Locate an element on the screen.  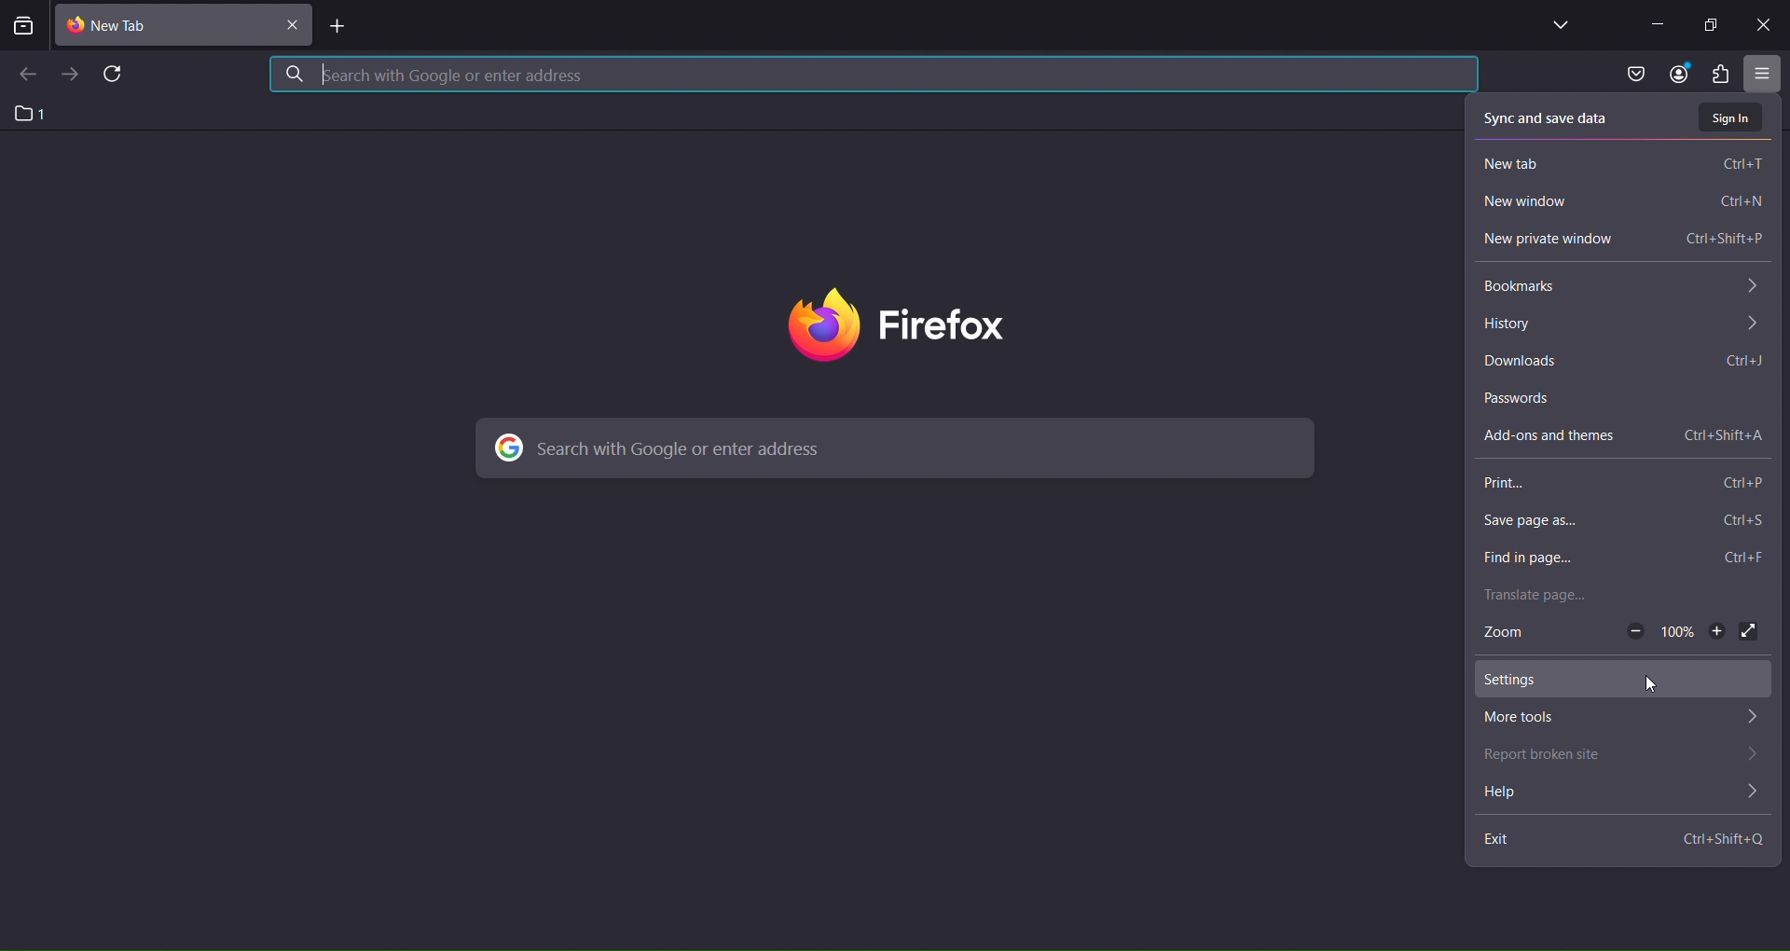
report broken site is located at coordinates (1623, 757).